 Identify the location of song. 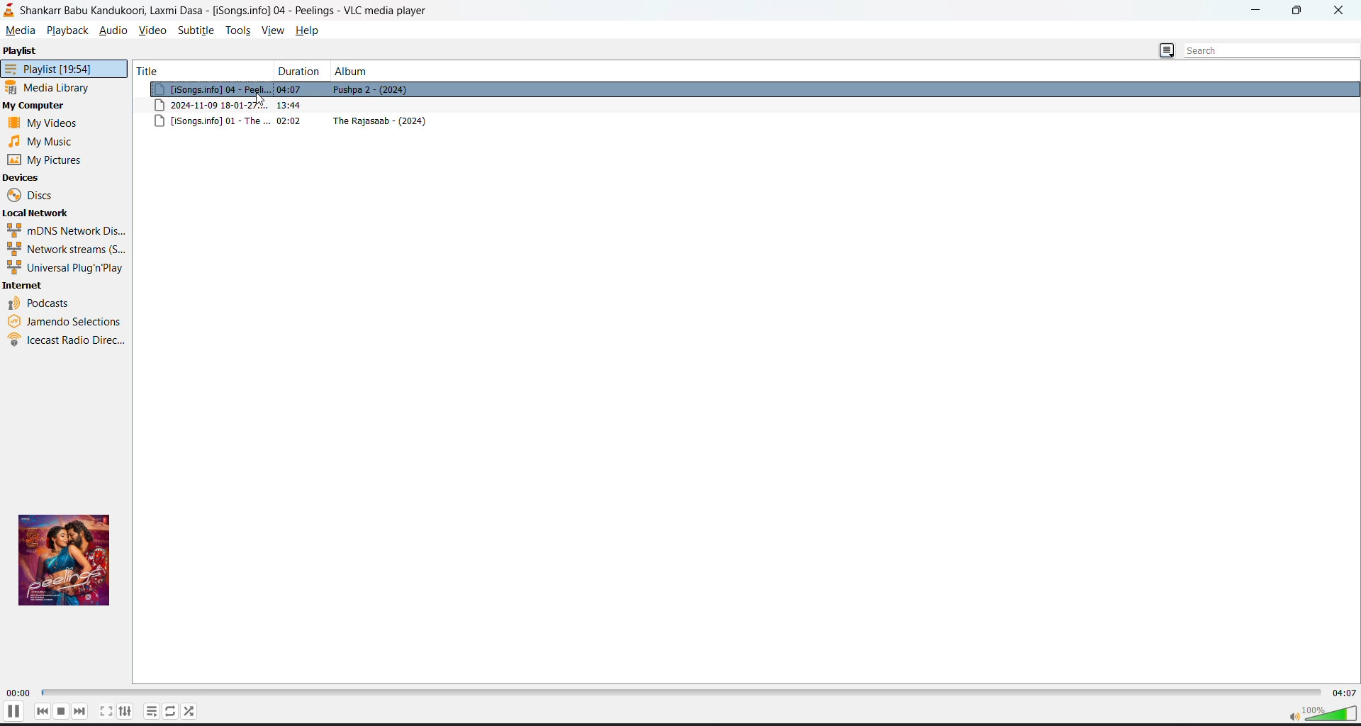
(748, 123).